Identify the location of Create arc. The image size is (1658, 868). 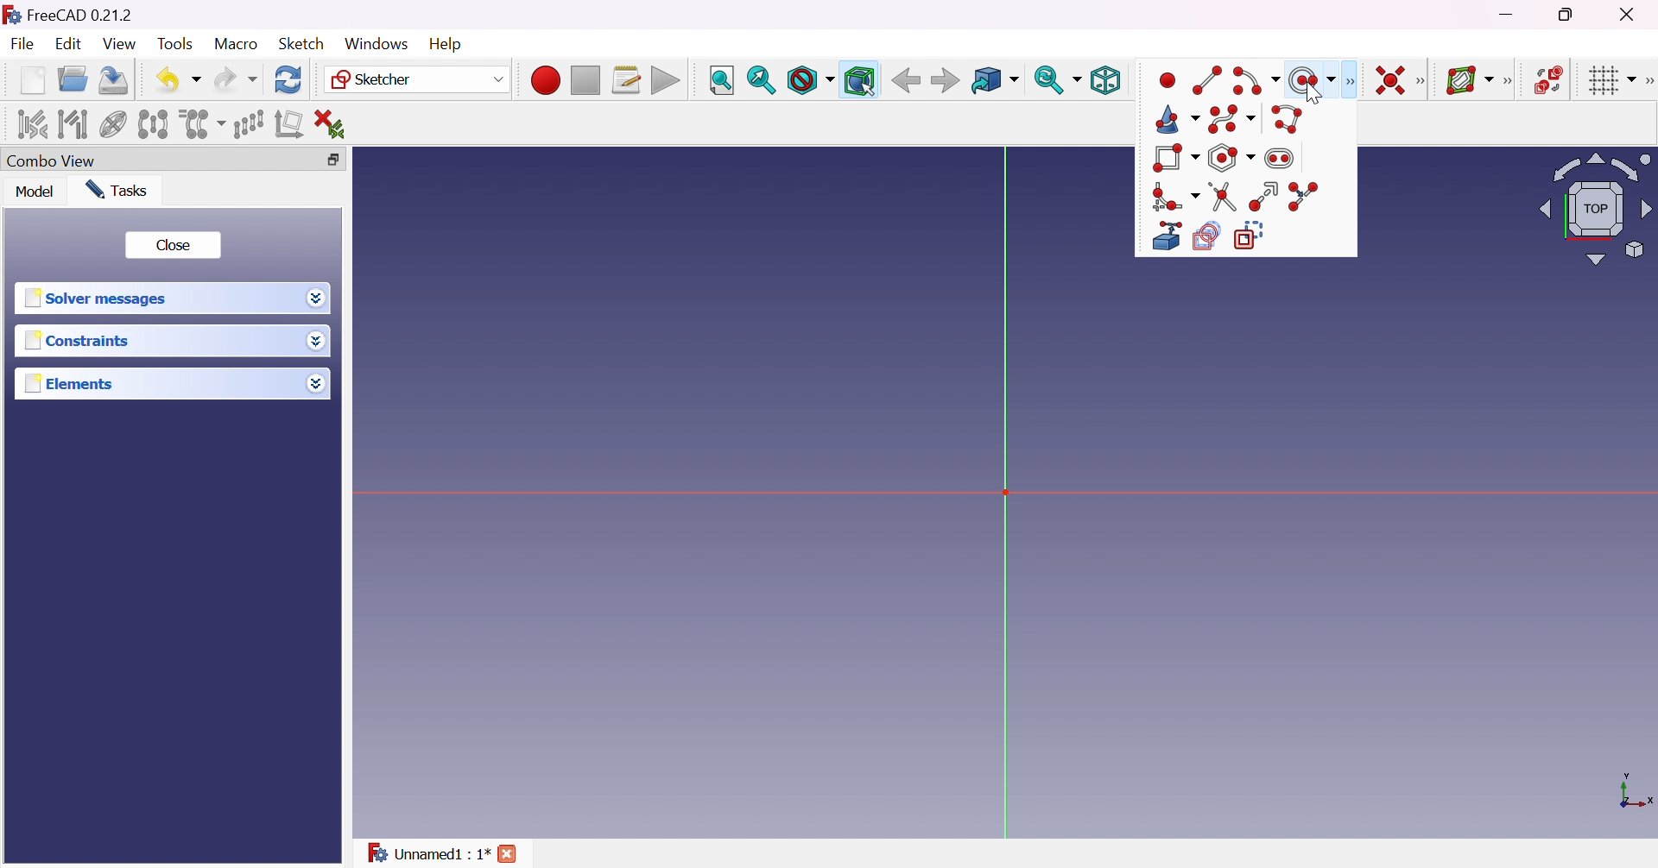
(1257, 80).